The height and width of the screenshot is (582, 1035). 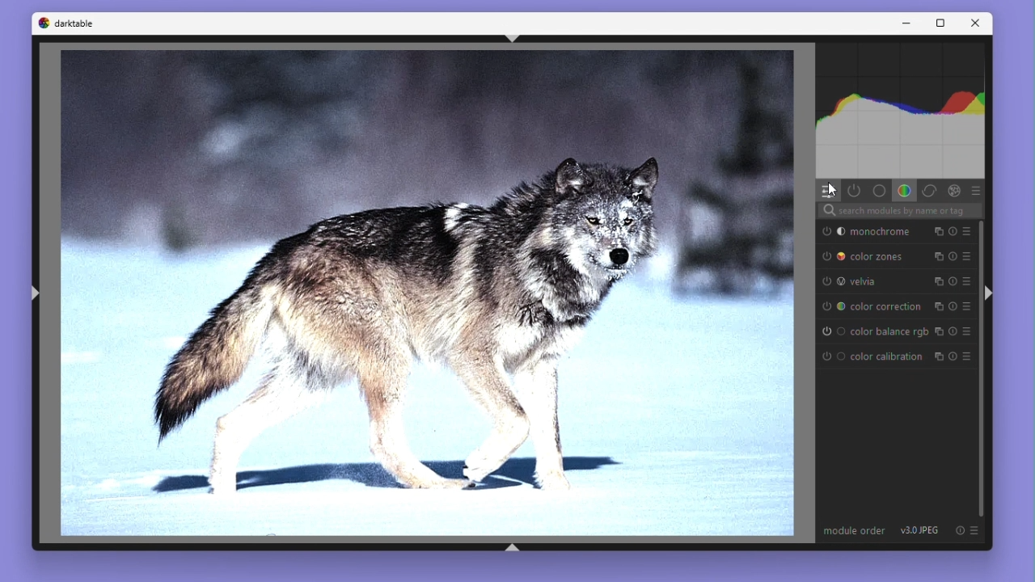 I want to click on presets, so click(x=969, y=356).